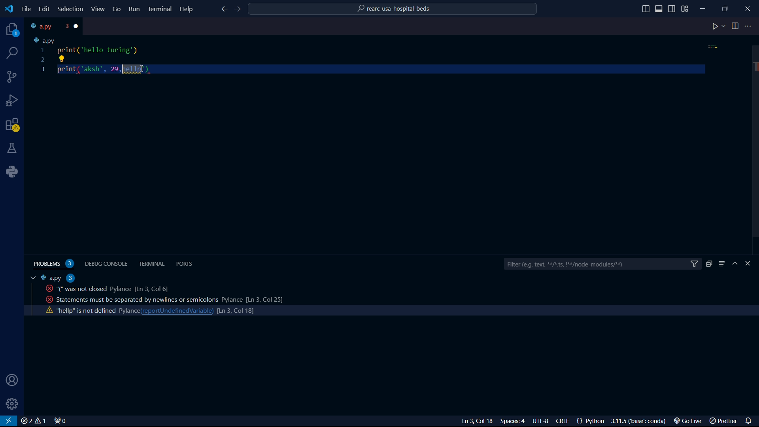 This screenshot has width=759, height=427. What do you see at coordinates (55, 264) in the screenshot?
I see `problems 2` at bounding box center [55, 264].